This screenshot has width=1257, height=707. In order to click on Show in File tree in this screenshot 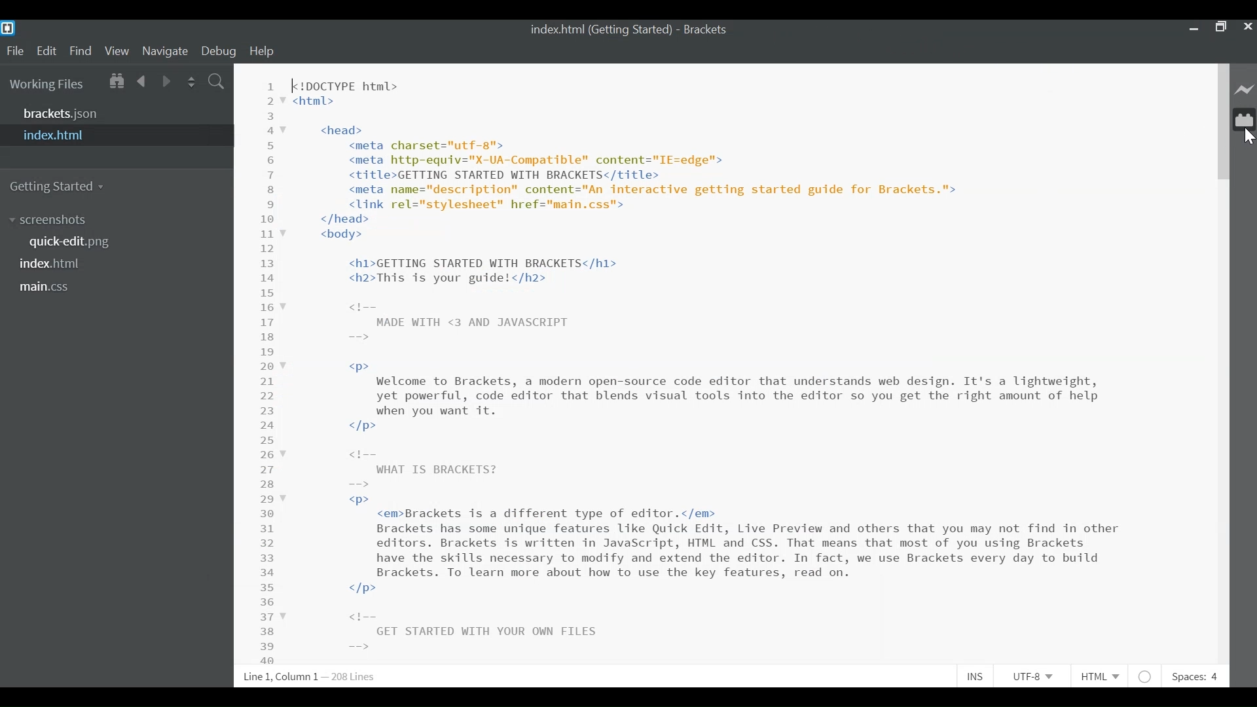, I will do `click(117, 81)`.